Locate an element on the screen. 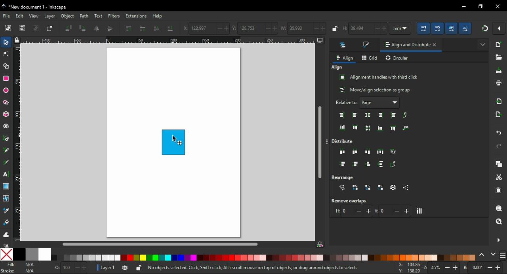 The height and width of the screenshot is (274, 507). when scaling objects, scale stroke with with the same proportion is located at coordinates (424, 29).